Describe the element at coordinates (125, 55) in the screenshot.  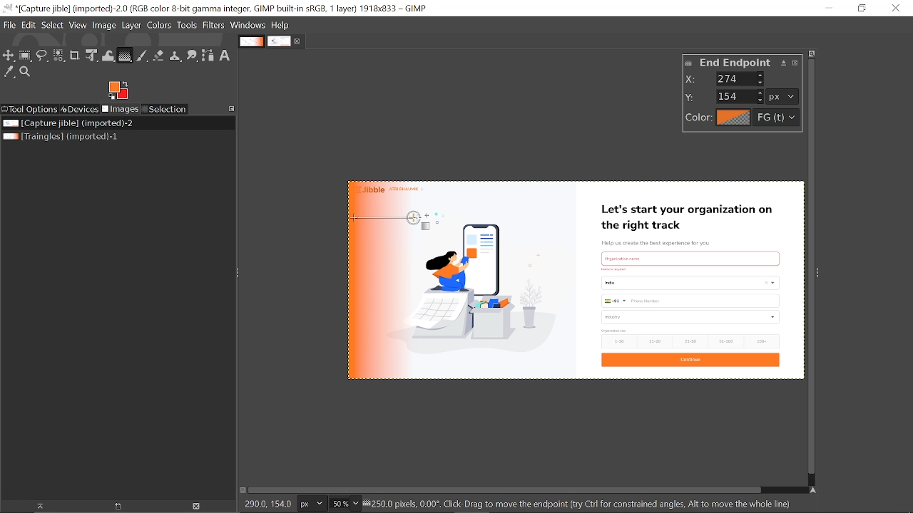
I see `Gradient tool` at that location.